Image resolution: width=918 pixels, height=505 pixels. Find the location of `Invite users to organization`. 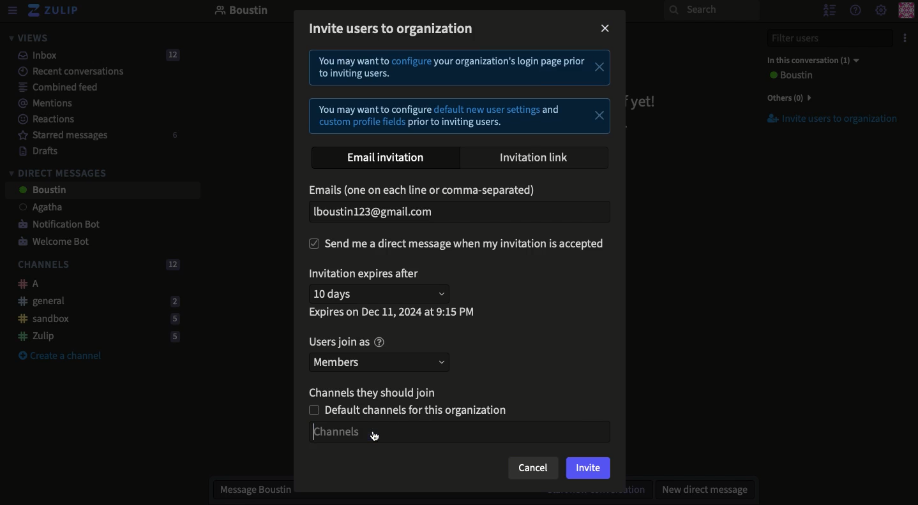

Invite users to organization is located at coordinates (395, 28).